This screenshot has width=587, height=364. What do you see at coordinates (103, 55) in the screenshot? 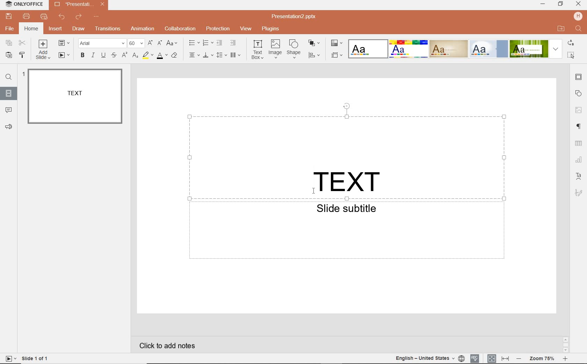
I see `UNDERLINE` at bounding box center [103, 55].